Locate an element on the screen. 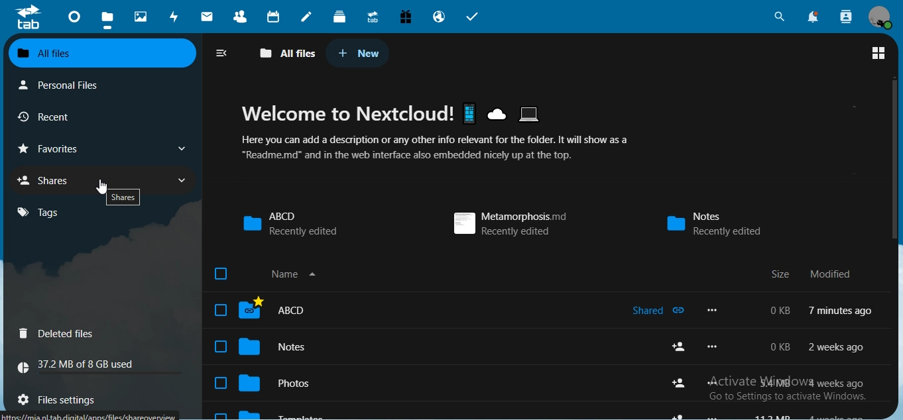 This screenshot has height=420, width=903. link is located at coordinates (90, 415).